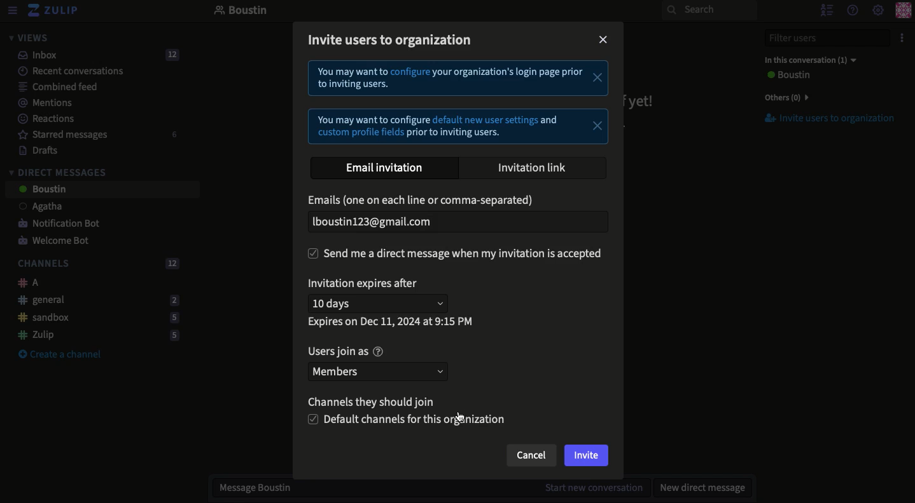 The image size is (915, 503). I want to click on View menu, so click(11, 11).